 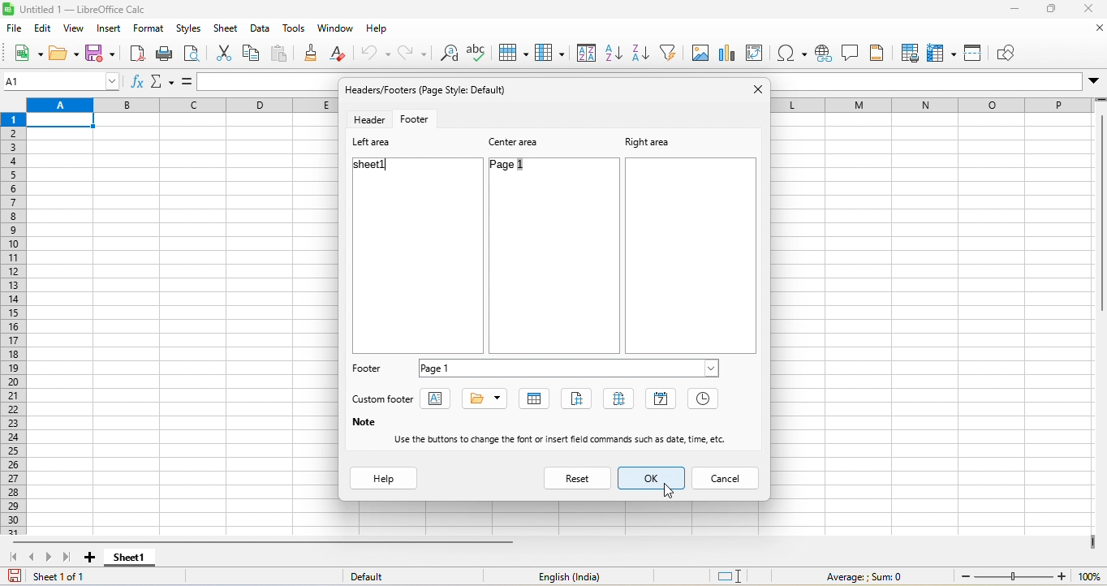 What do you see at coordinates (421, 118) in the screenshot?
I see `footer` at bounding box center [421, 118].